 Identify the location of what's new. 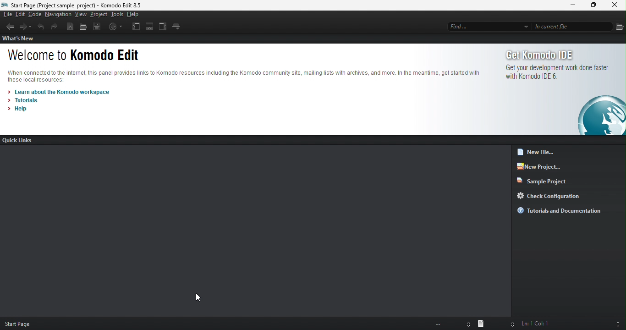
(20, 37).